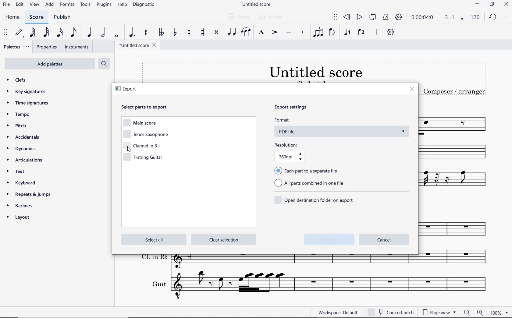 This screenshot has width=512, height=318. What do you see at coordinates (20, 217) in the screenshot?
I see `layout` at bounding box center [20, 217].